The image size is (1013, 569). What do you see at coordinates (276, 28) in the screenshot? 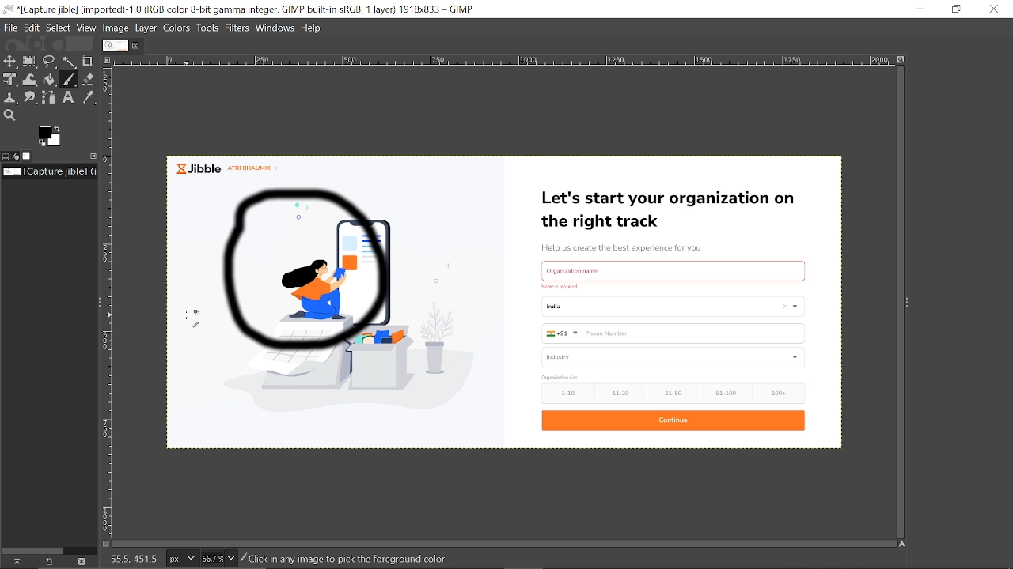
I see `Windows` at bounding box center [276, 28].